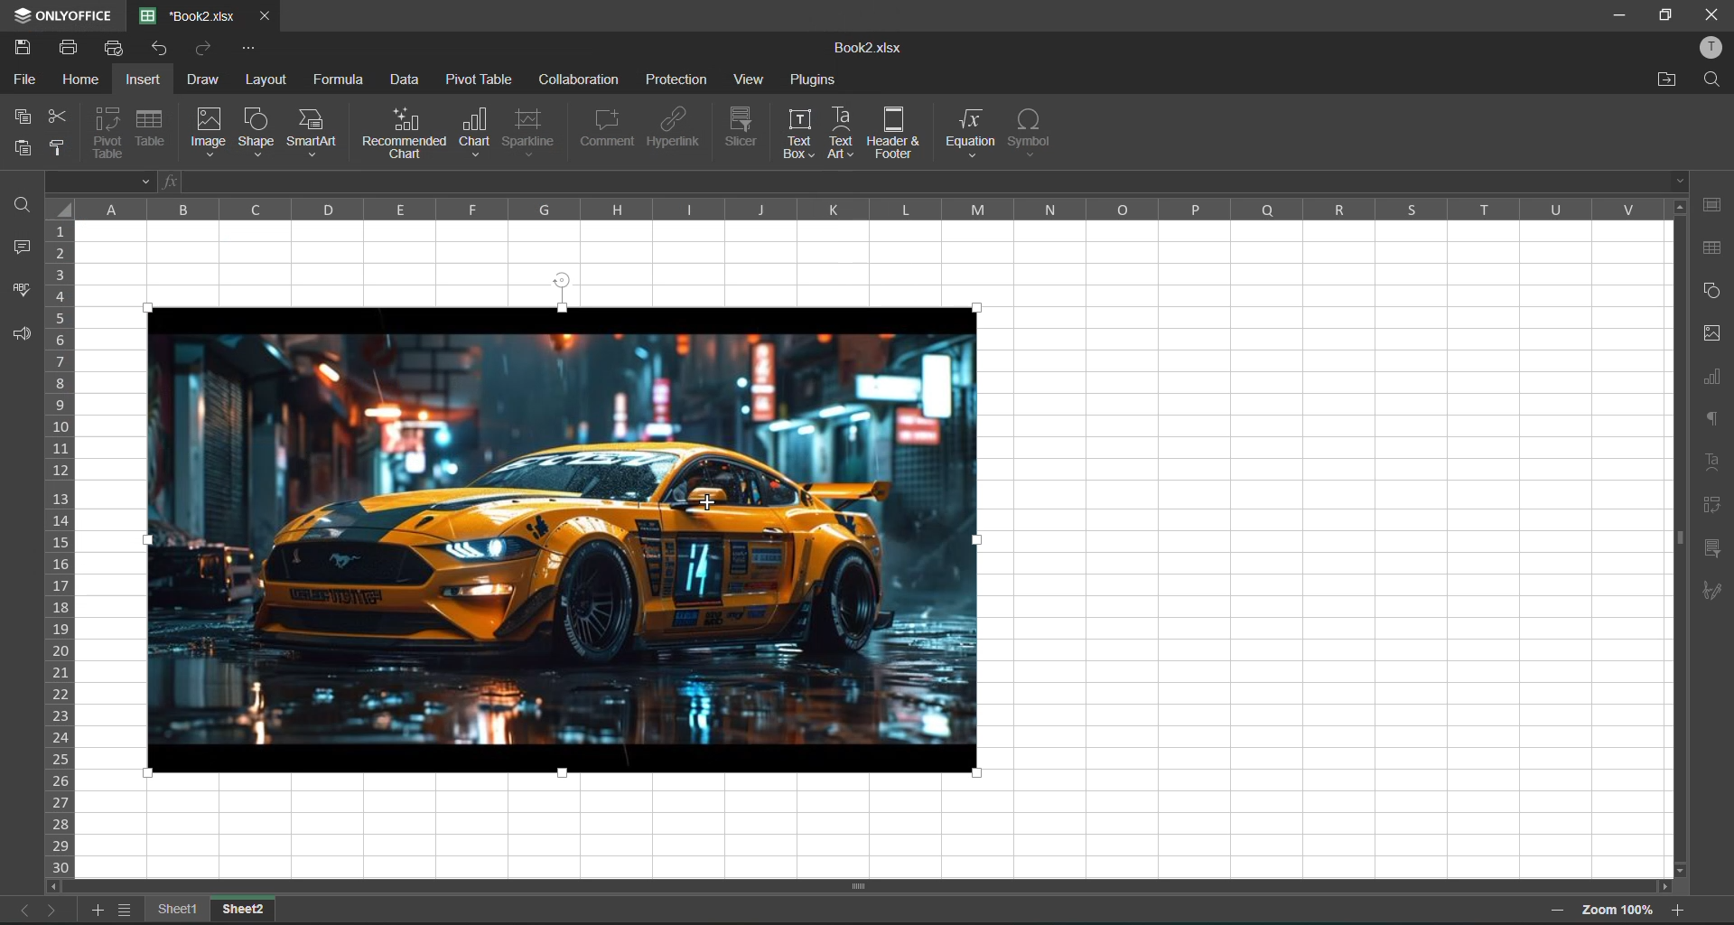 The width and height of the screenshot is (1734, 925). I want to click on print, so click(74, 48).